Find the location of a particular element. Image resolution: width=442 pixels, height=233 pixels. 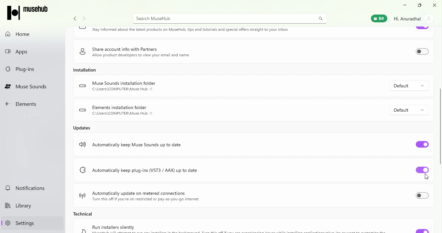

Toggle is located at coordinates (422, 52).